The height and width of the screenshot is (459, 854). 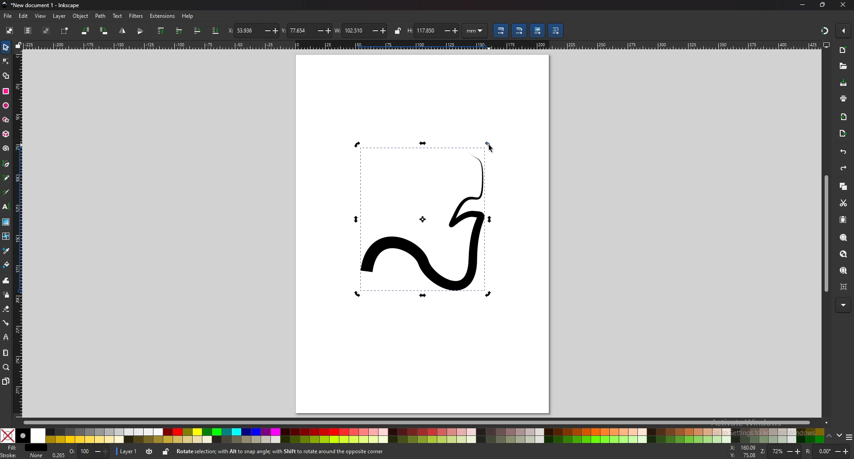 I want to click on open, so click(x=842, y=65).